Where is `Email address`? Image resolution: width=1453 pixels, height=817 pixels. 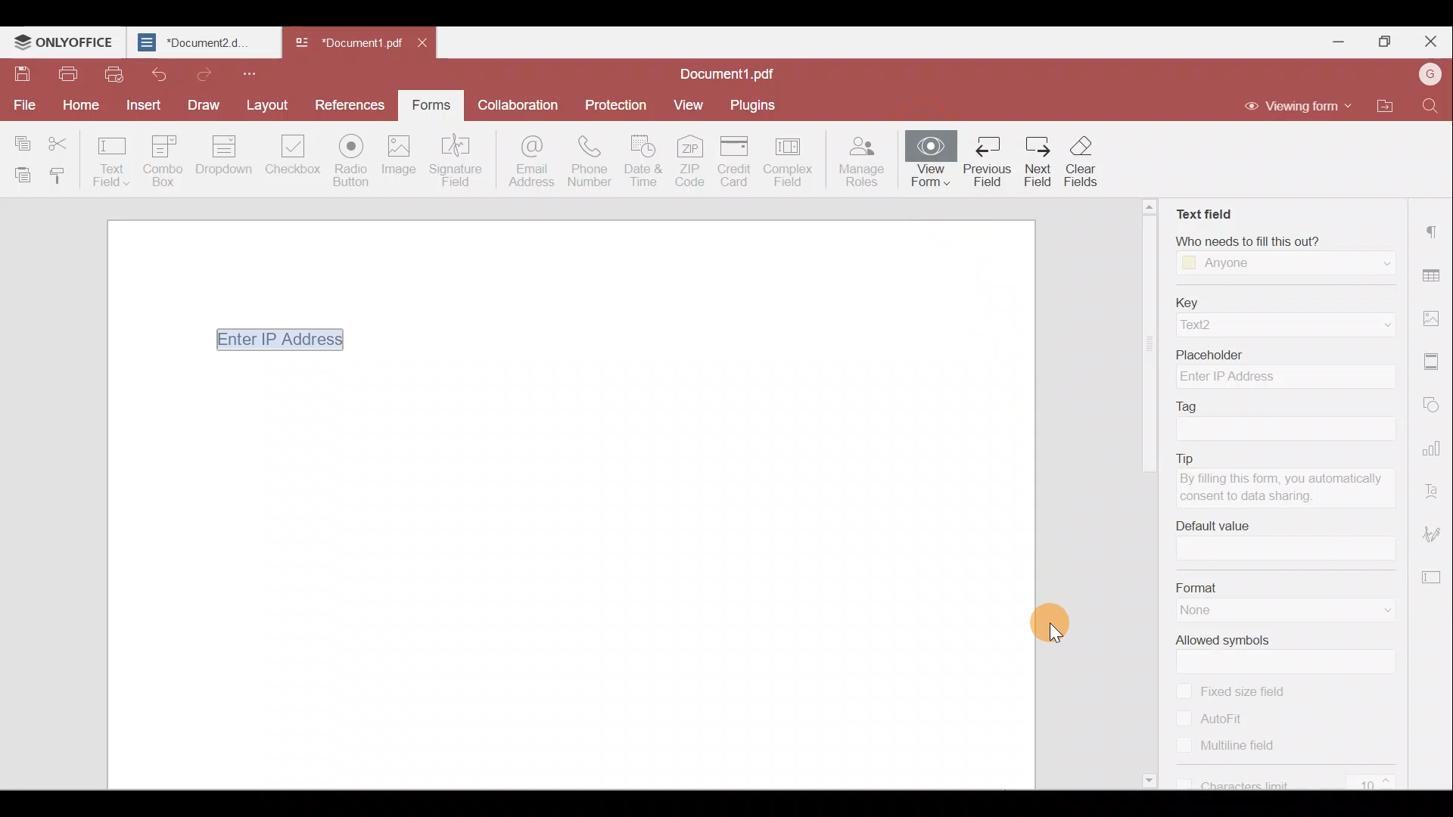 Email address is located at coordinates (525, 162).